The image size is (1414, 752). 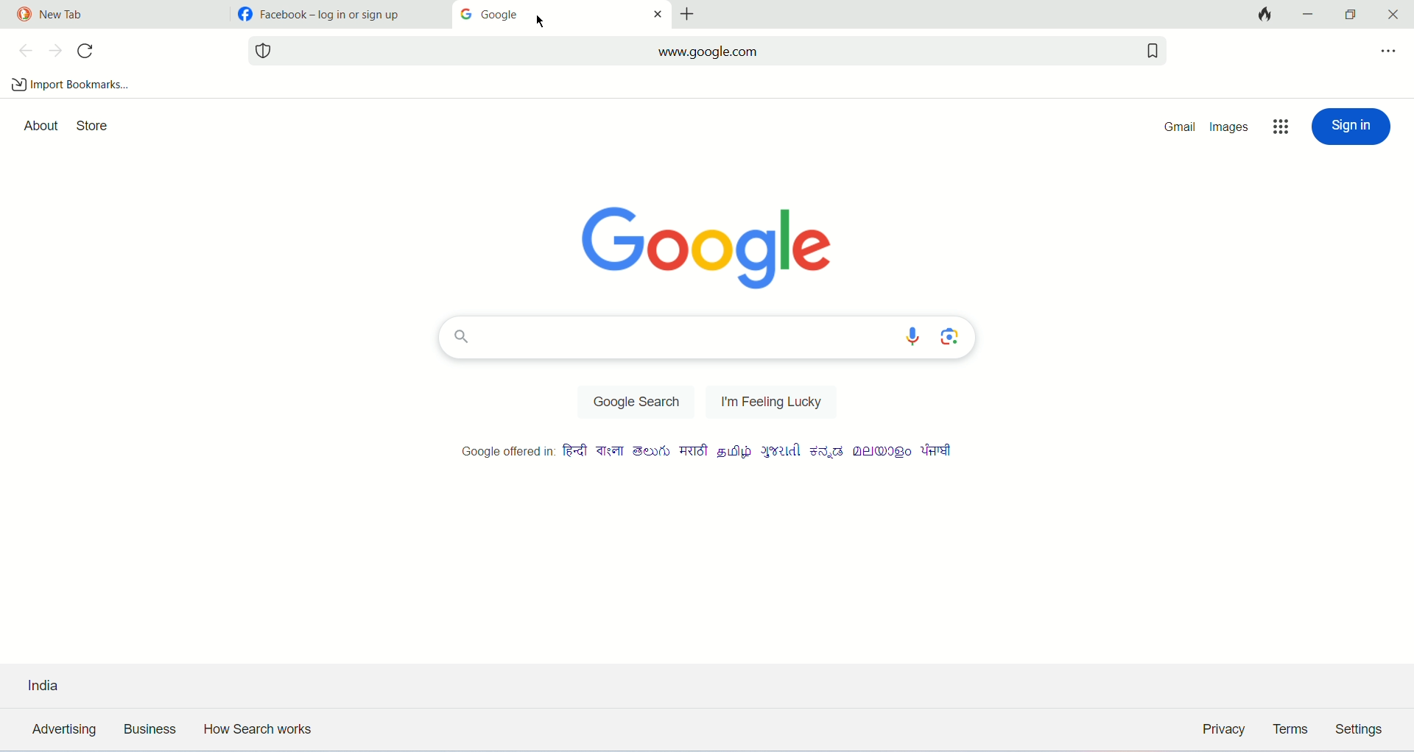 I want to click on I'm feeling Lucky, so click(x=768, y=403).